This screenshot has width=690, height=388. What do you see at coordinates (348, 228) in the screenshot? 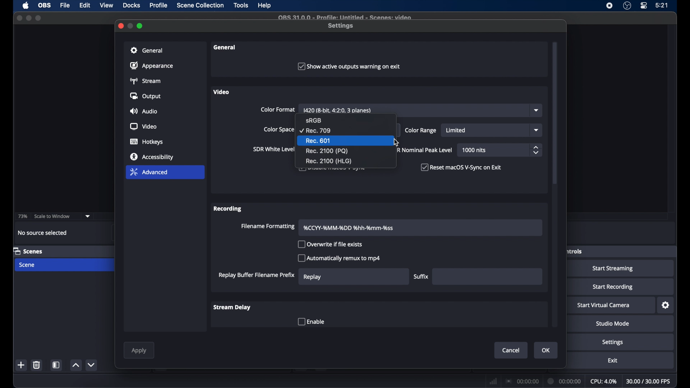
I see `filename` at bounding box center [348, 228].